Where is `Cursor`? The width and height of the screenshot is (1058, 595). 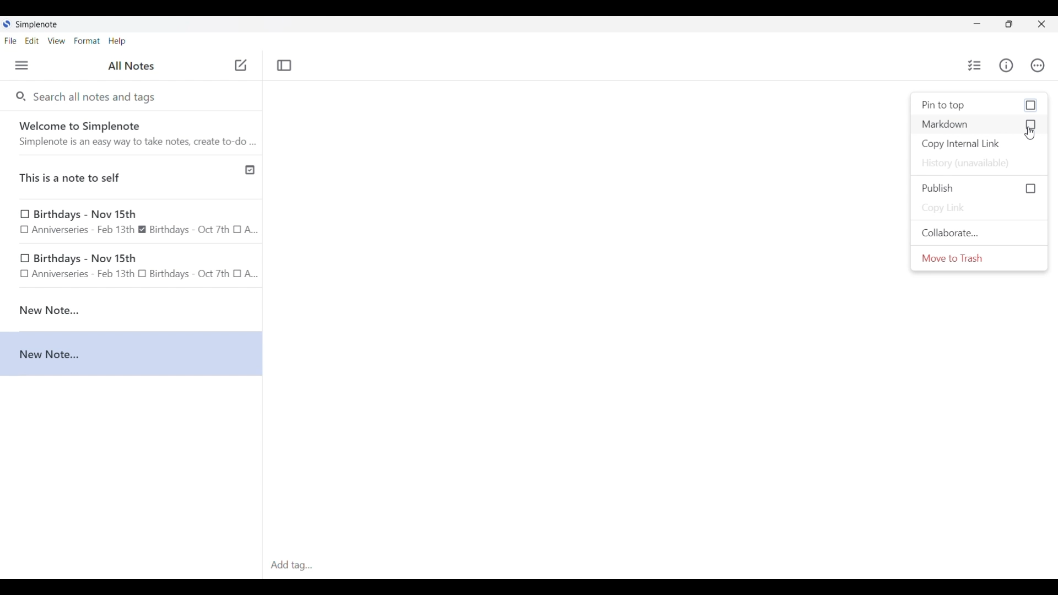 Cursor is located at coordinates (1030, 133).